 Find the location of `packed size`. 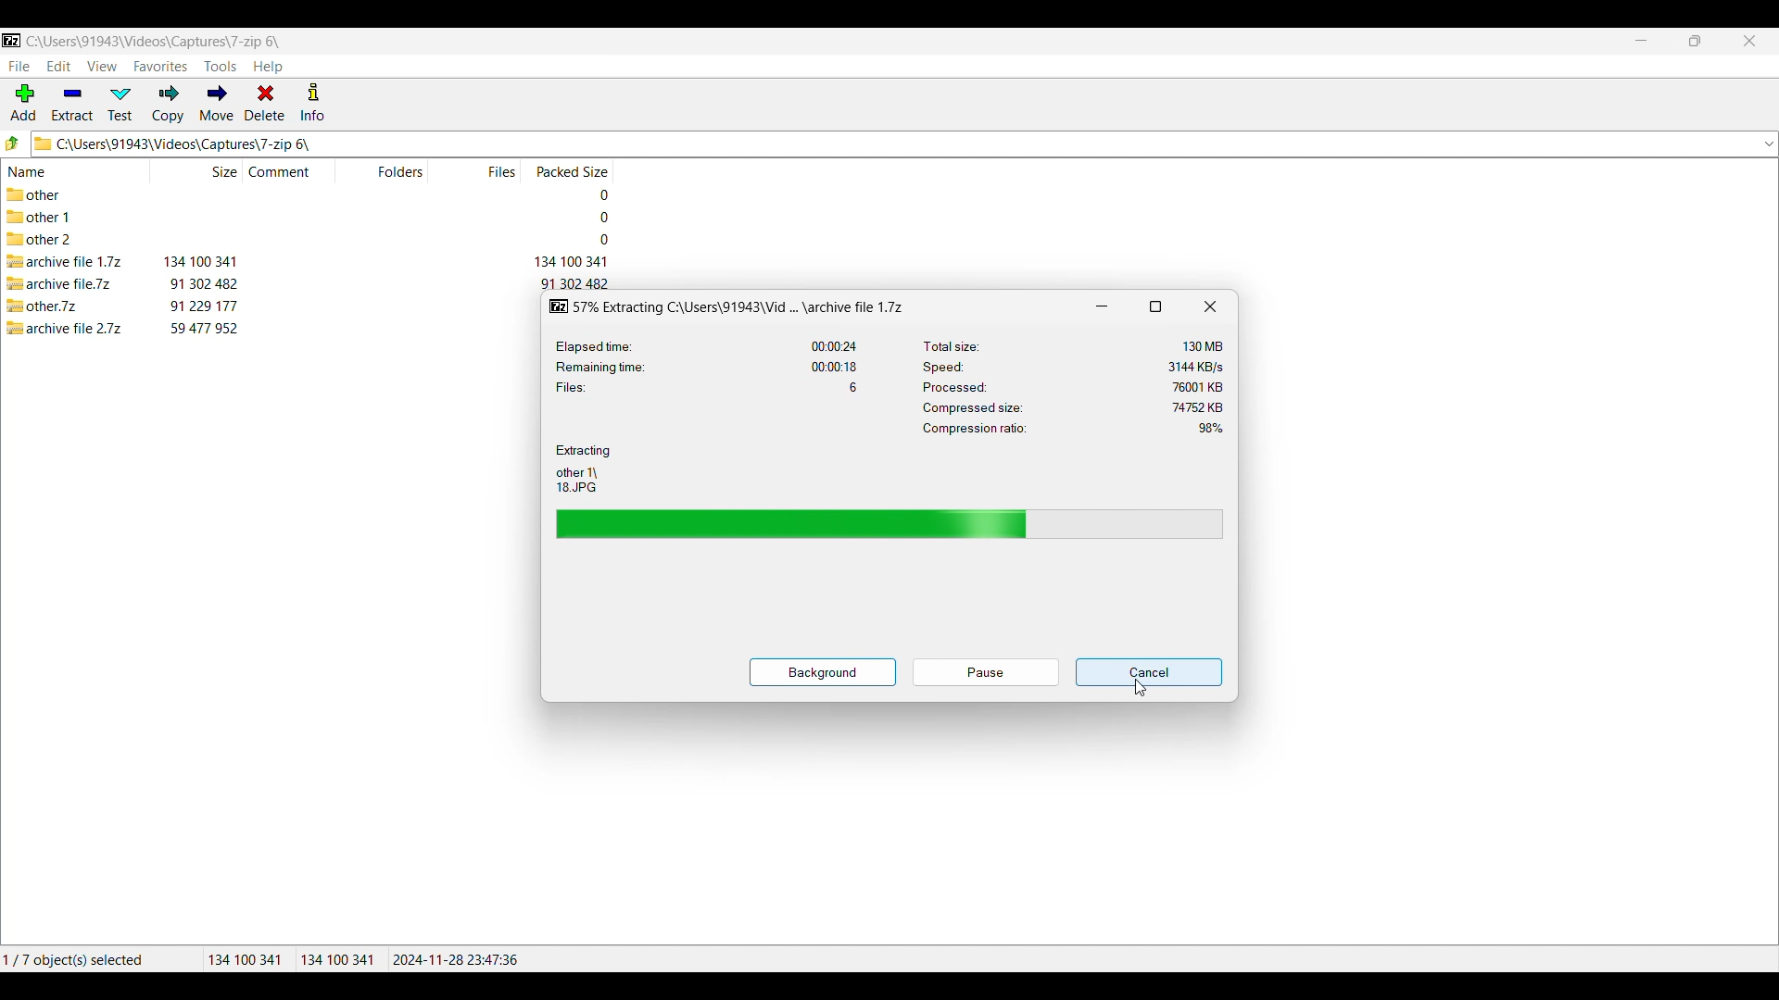

packed size is located at coordinates (569, 262).